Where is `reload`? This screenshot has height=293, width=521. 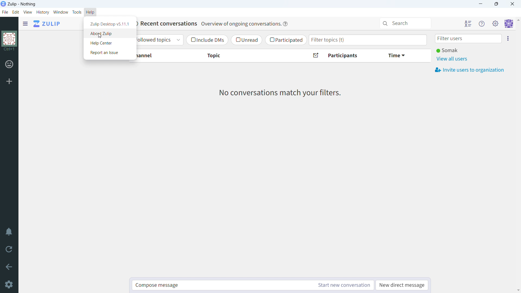 reload is located at coordinates (9, 249).